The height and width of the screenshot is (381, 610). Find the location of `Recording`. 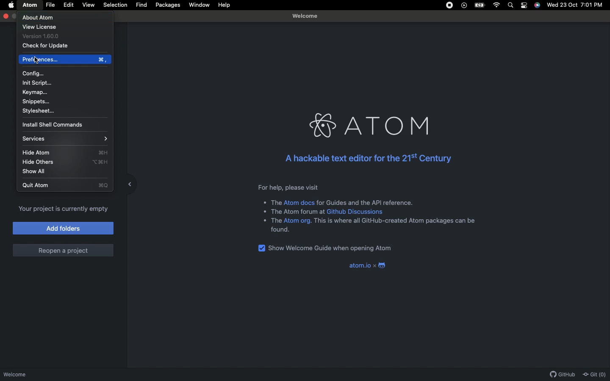

Recording is located at coordinates (447, 5).